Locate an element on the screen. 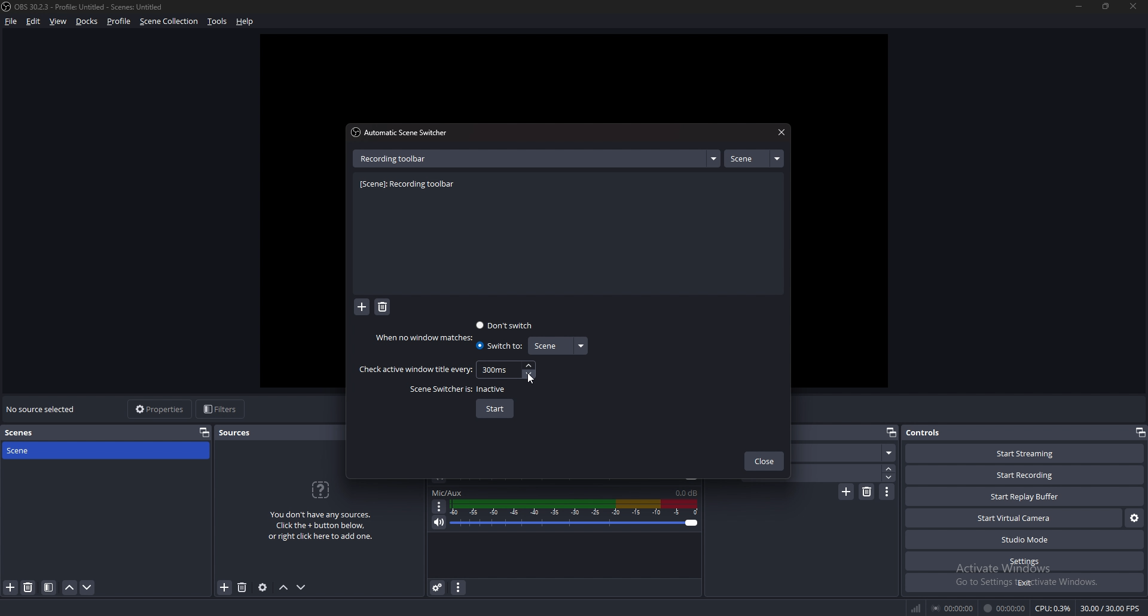  dont switch is located at coordinates (506, 325).